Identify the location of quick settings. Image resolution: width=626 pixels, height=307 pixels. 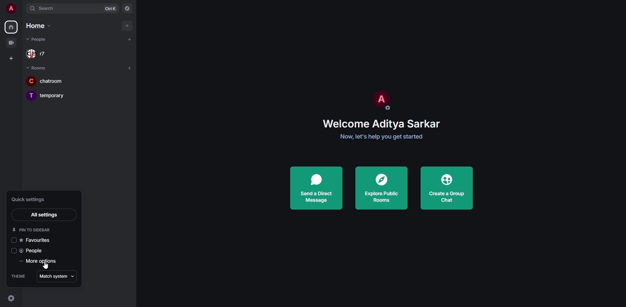
(32, 199).